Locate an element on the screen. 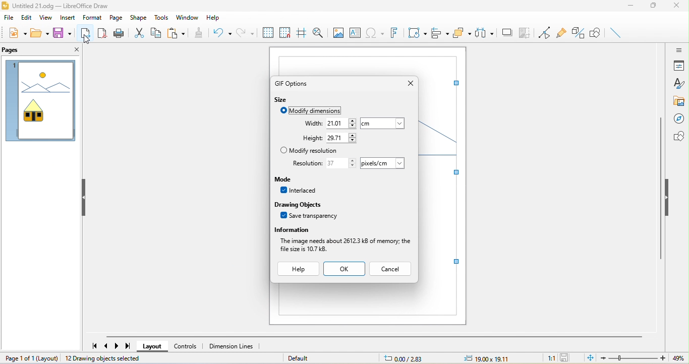 The image size is (689, 364). snap to grid is located at coordinates (286, 32).